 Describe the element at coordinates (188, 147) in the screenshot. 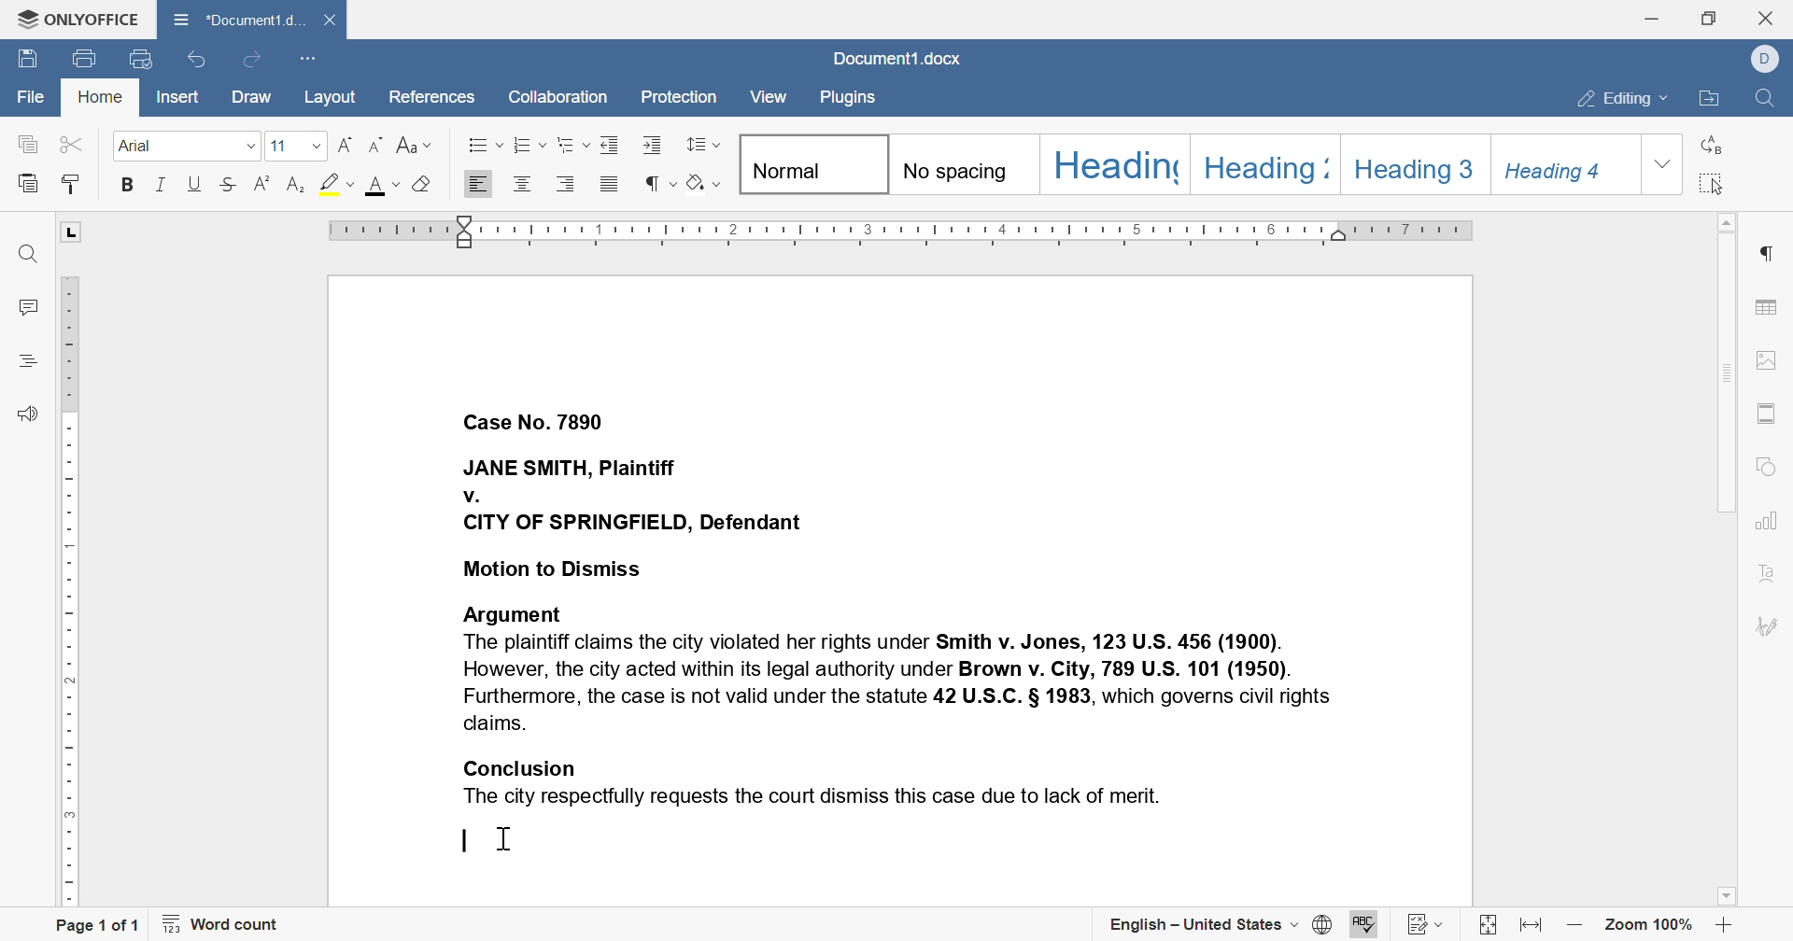

I see `font` at that location.